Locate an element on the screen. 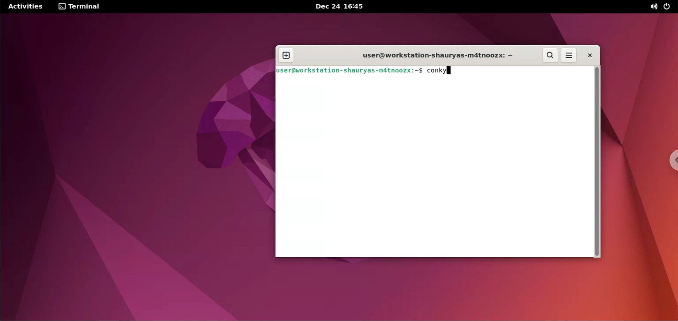 The height and width of the screenshot is (321, 678). Dec 24 16'45 is located at coordinates (341, 7).